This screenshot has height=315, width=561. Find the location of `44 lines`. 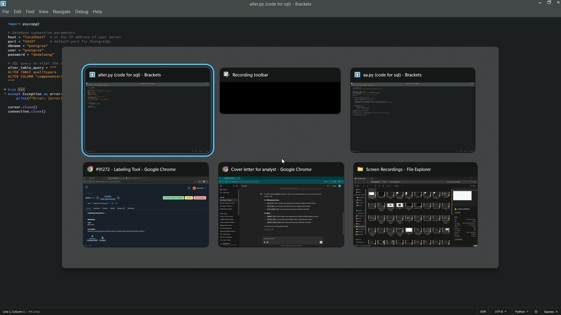

44 lines is located at coordinates (34, 312).